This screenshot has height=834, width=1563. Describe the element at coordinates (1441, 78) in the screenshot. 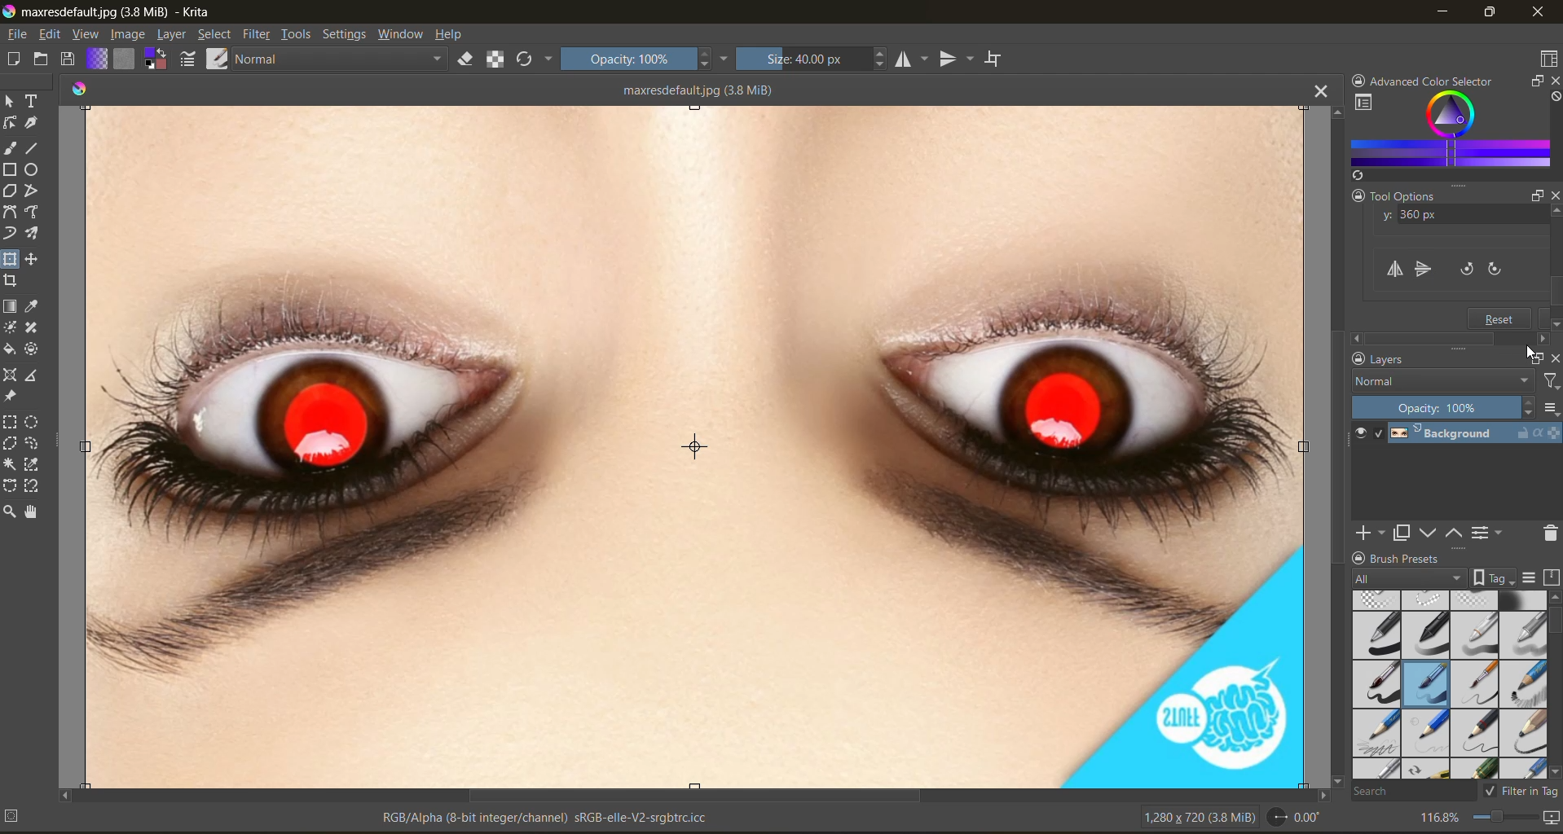

I see `Advanced color selector` at that location.